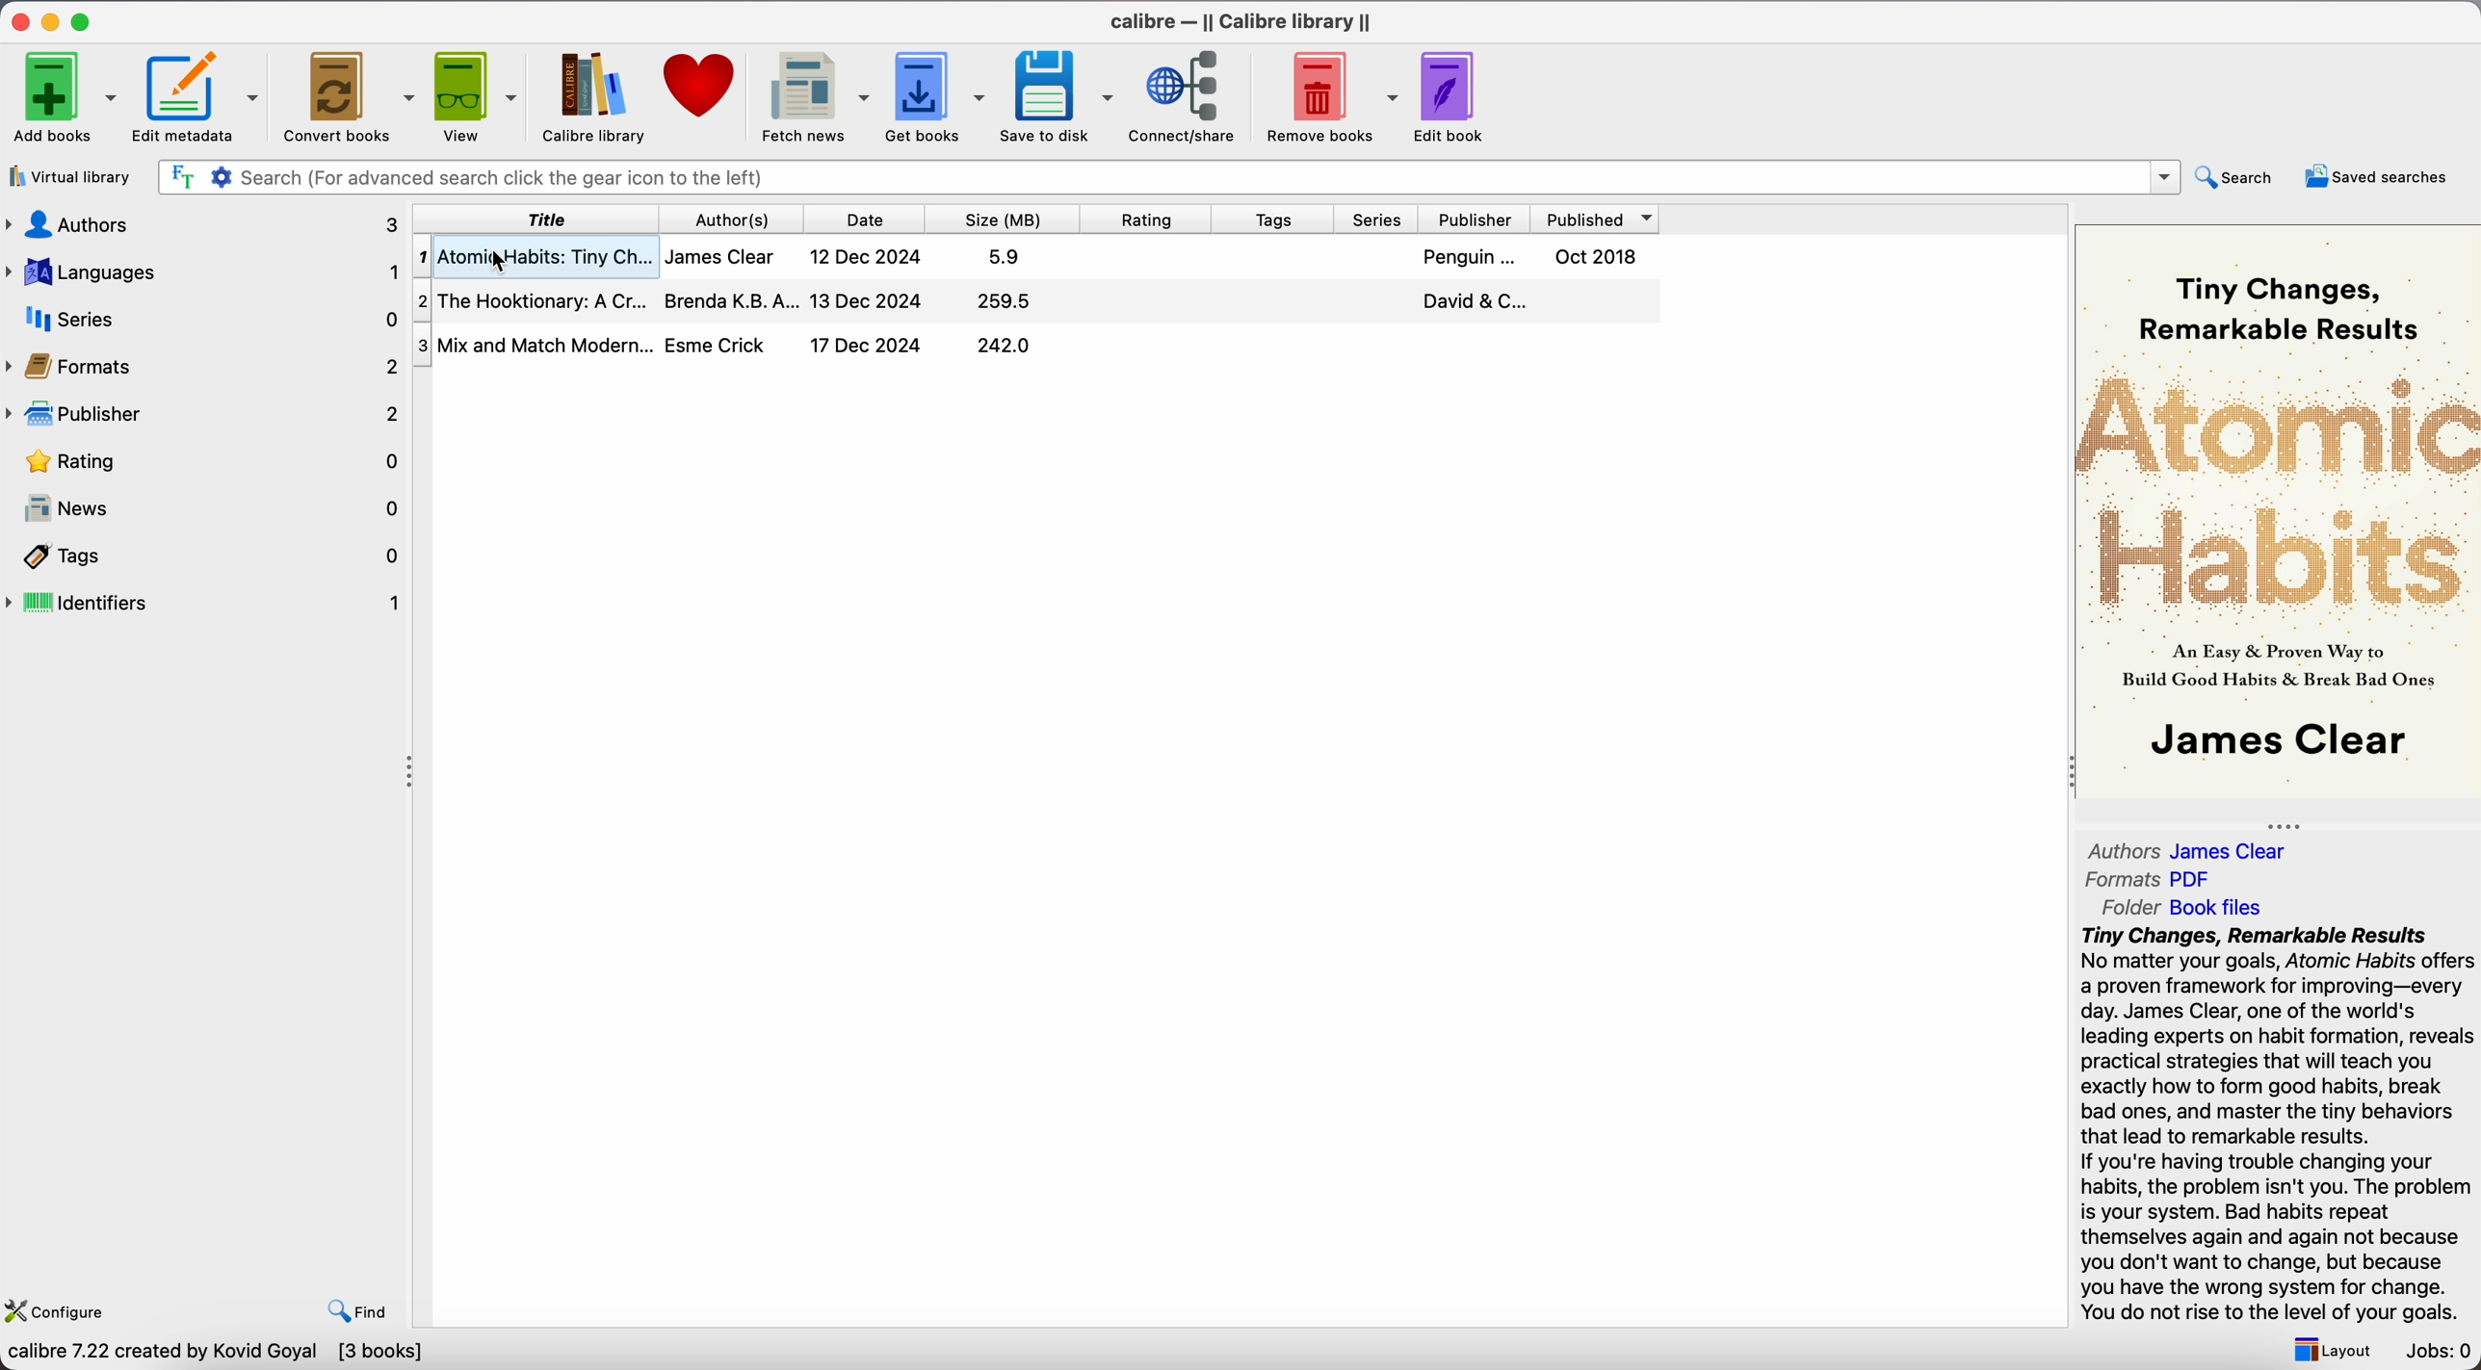 The width and height of the screenshot is (2481, 1370). Describe the element at coordinates (56, 1309) in the screenshot. I see `configure` at that location.